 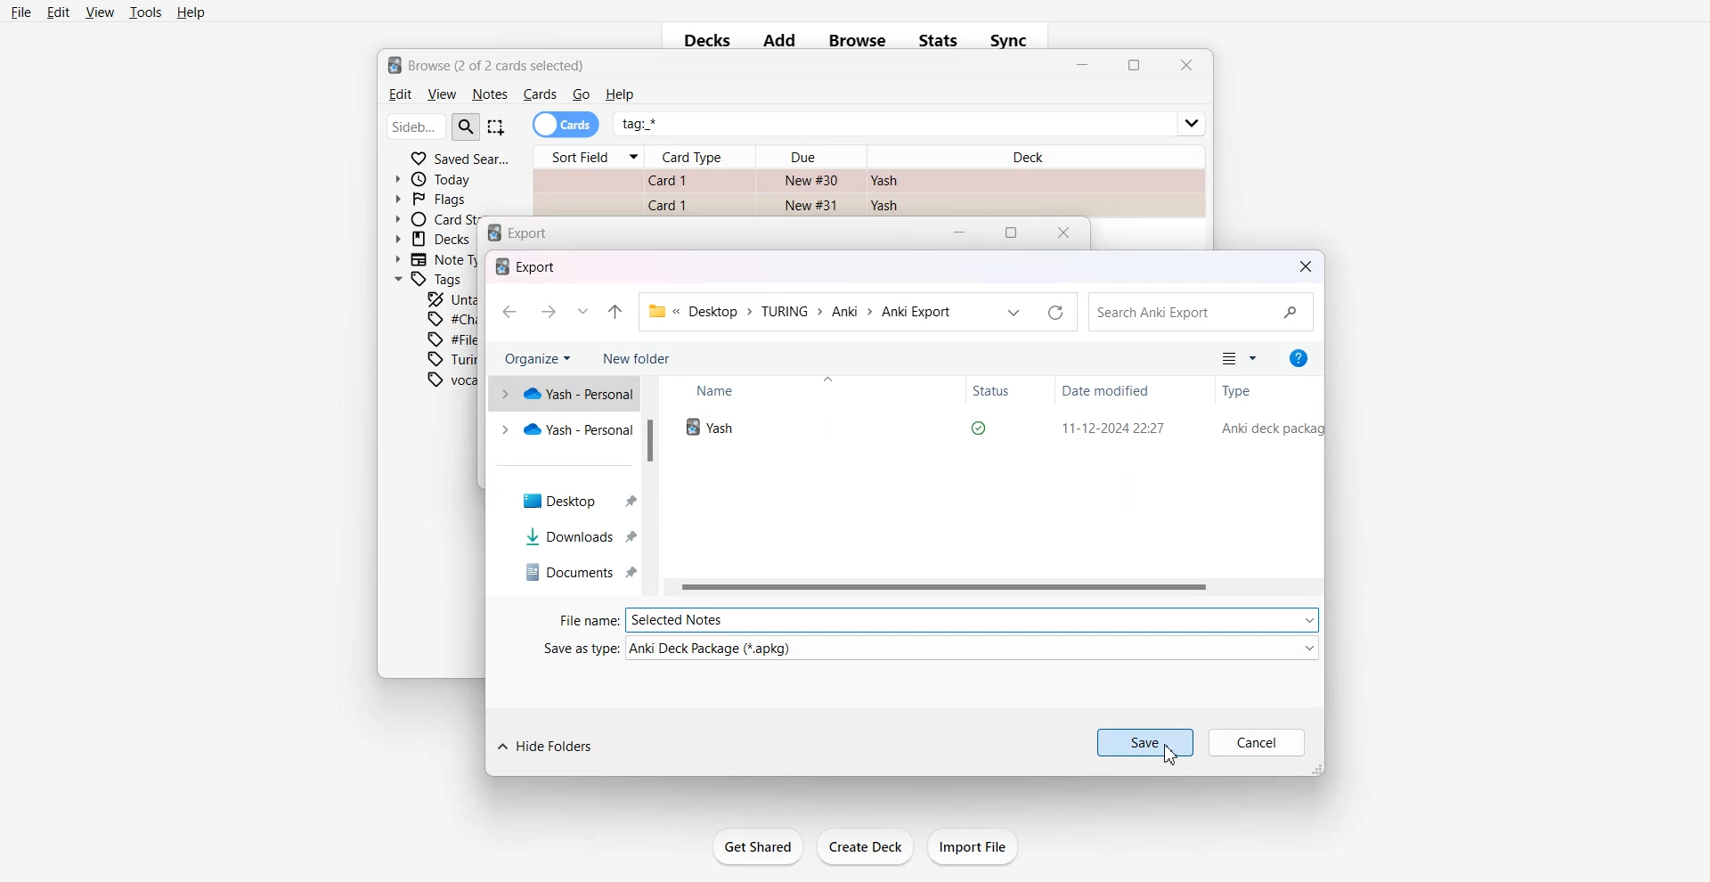 What do you see at coordinates (99, 12) in the screenshot?
I see `View` at bounding box center [99, 12].